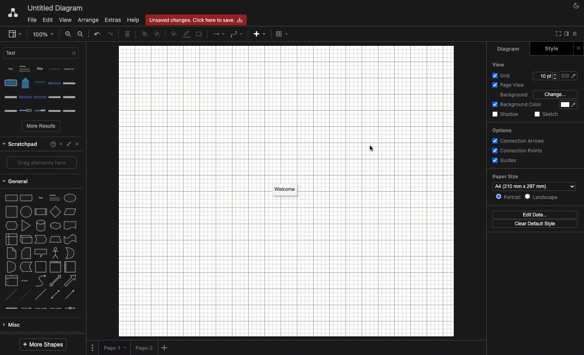 Image resolution: width=584 pixels, height=355 pixels. I want to click on Redo, so click(111, 34).